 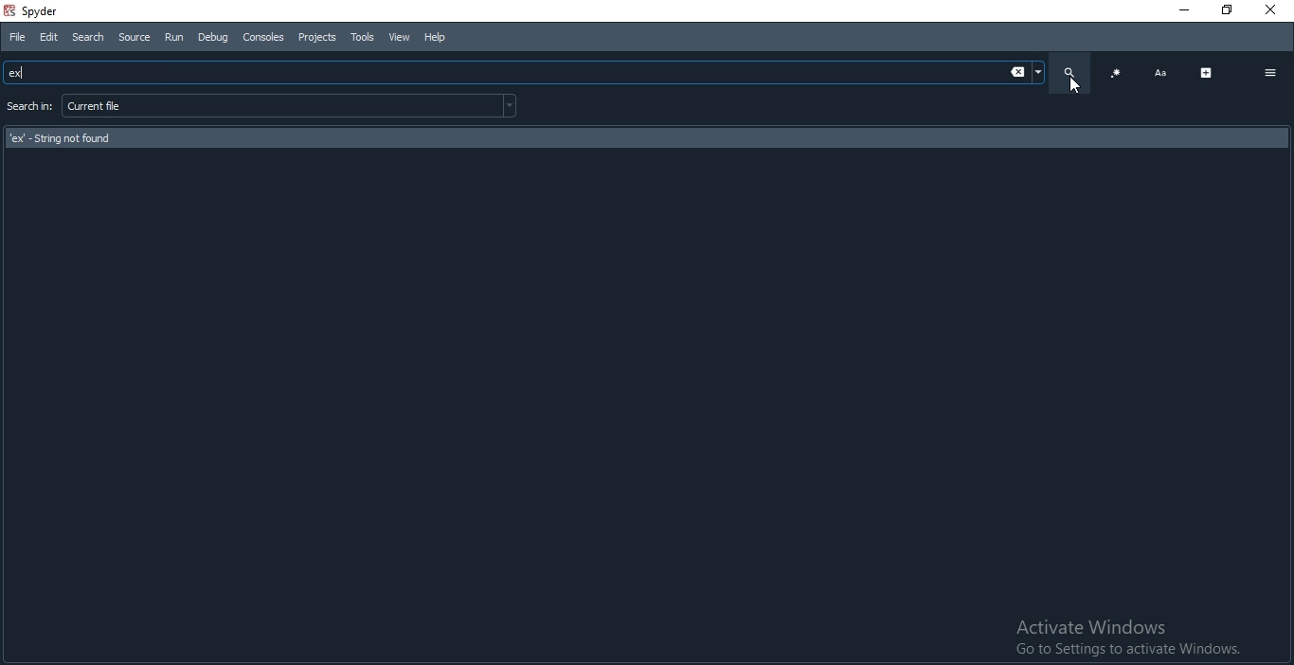 What do you see at coordinates (210, 37) in the screenshot?
I see `Debug` at bounding box center [210, 37].